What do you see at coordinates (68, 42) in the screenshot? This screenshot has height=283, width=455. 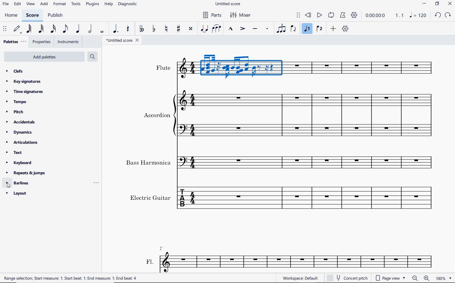 I see `instruments` at bounding box center [68, 42].